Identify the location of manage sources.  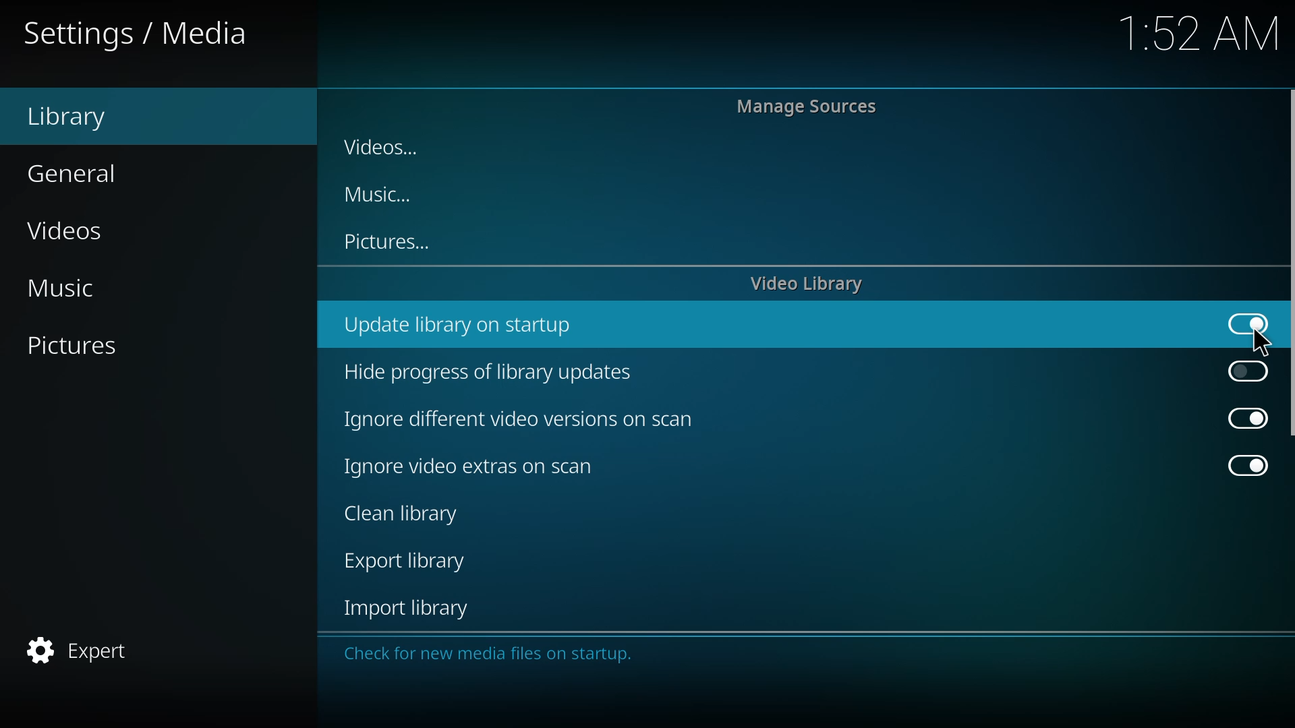
(809, 105).